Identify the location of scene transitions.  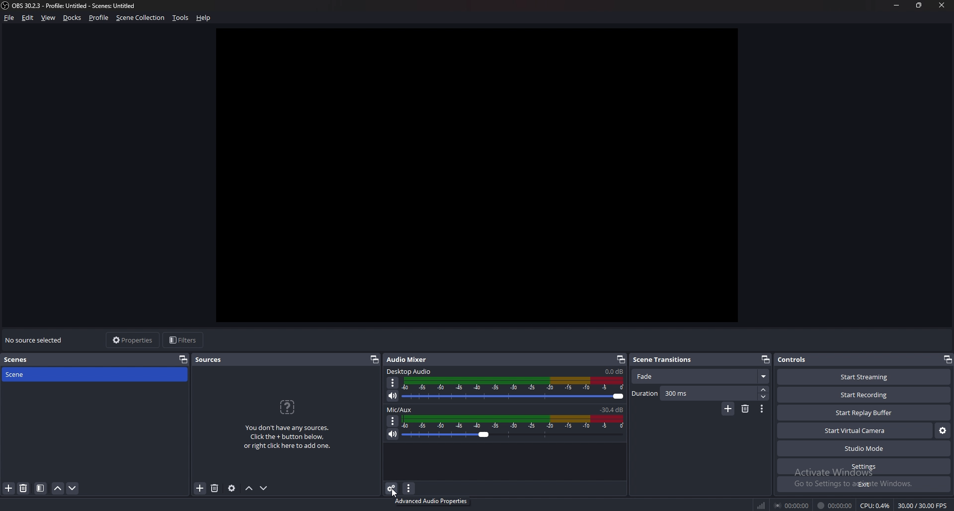
(665, 360).